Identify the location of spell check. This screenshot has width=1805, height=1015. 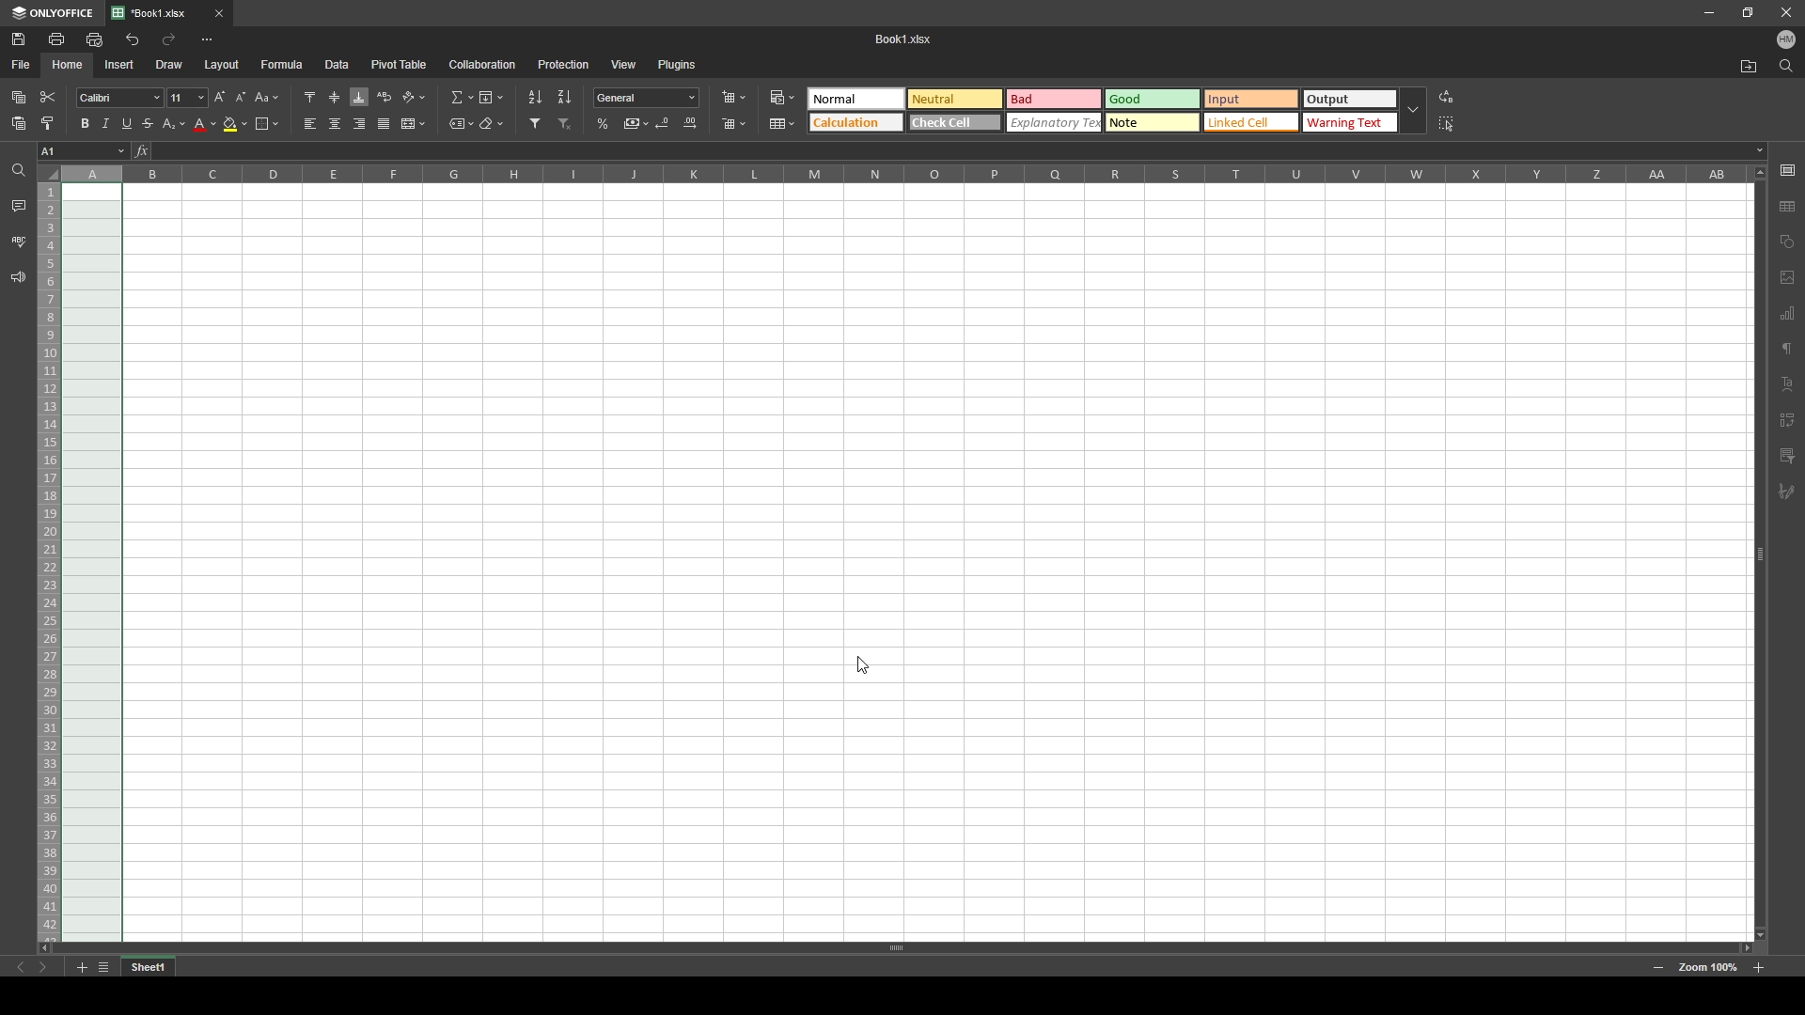
(20, 242).